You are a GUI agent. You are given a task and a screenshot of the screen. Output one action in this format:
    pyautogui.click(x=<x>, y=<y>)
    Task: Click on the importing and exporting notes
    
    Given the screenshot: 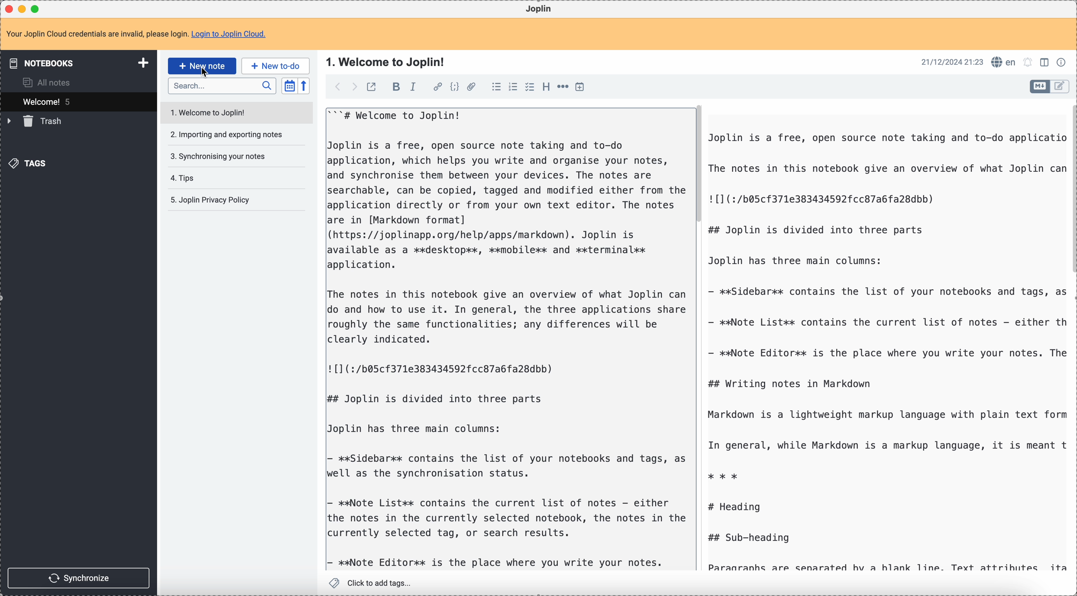 What is the action you would take?
    pyautogui.click(x=227, y=136)
    